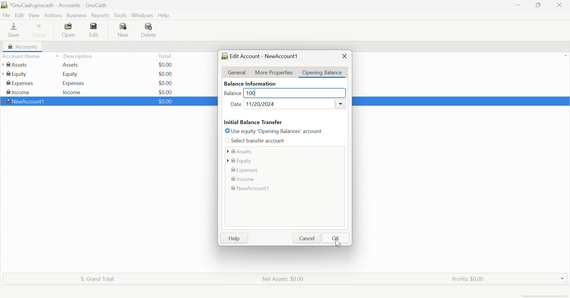 This screenshot has width=570, height=298. I want to click on Edit Account - NewAccount1, so click(260, 56).